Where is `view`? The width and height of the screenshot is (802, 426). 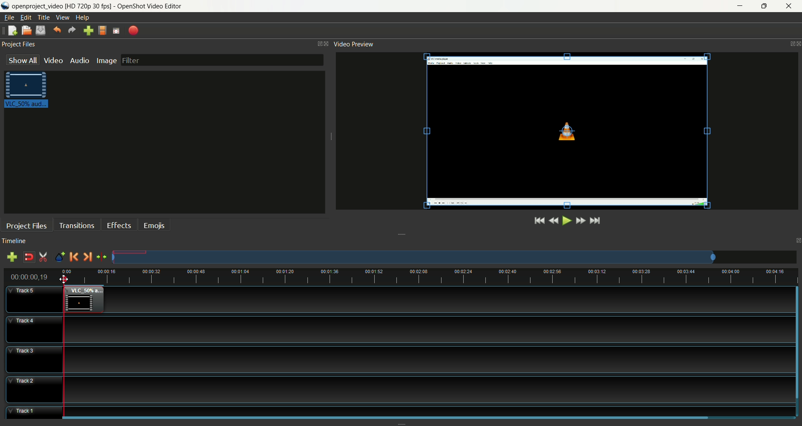
view is located at coordinates (62, 18).